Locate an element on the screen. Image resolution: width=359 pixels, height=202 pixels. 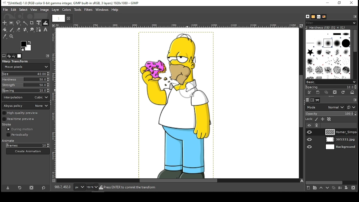
unified transform tool is located at coordinates (39, 23).